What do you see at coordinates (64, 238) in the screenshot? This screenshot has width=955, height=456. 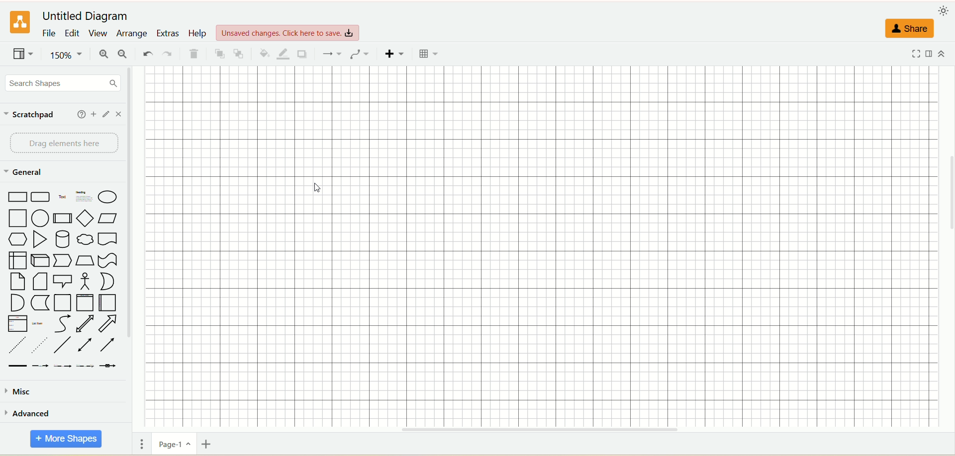 I see `cylinder` at bounding box center [64, 238].